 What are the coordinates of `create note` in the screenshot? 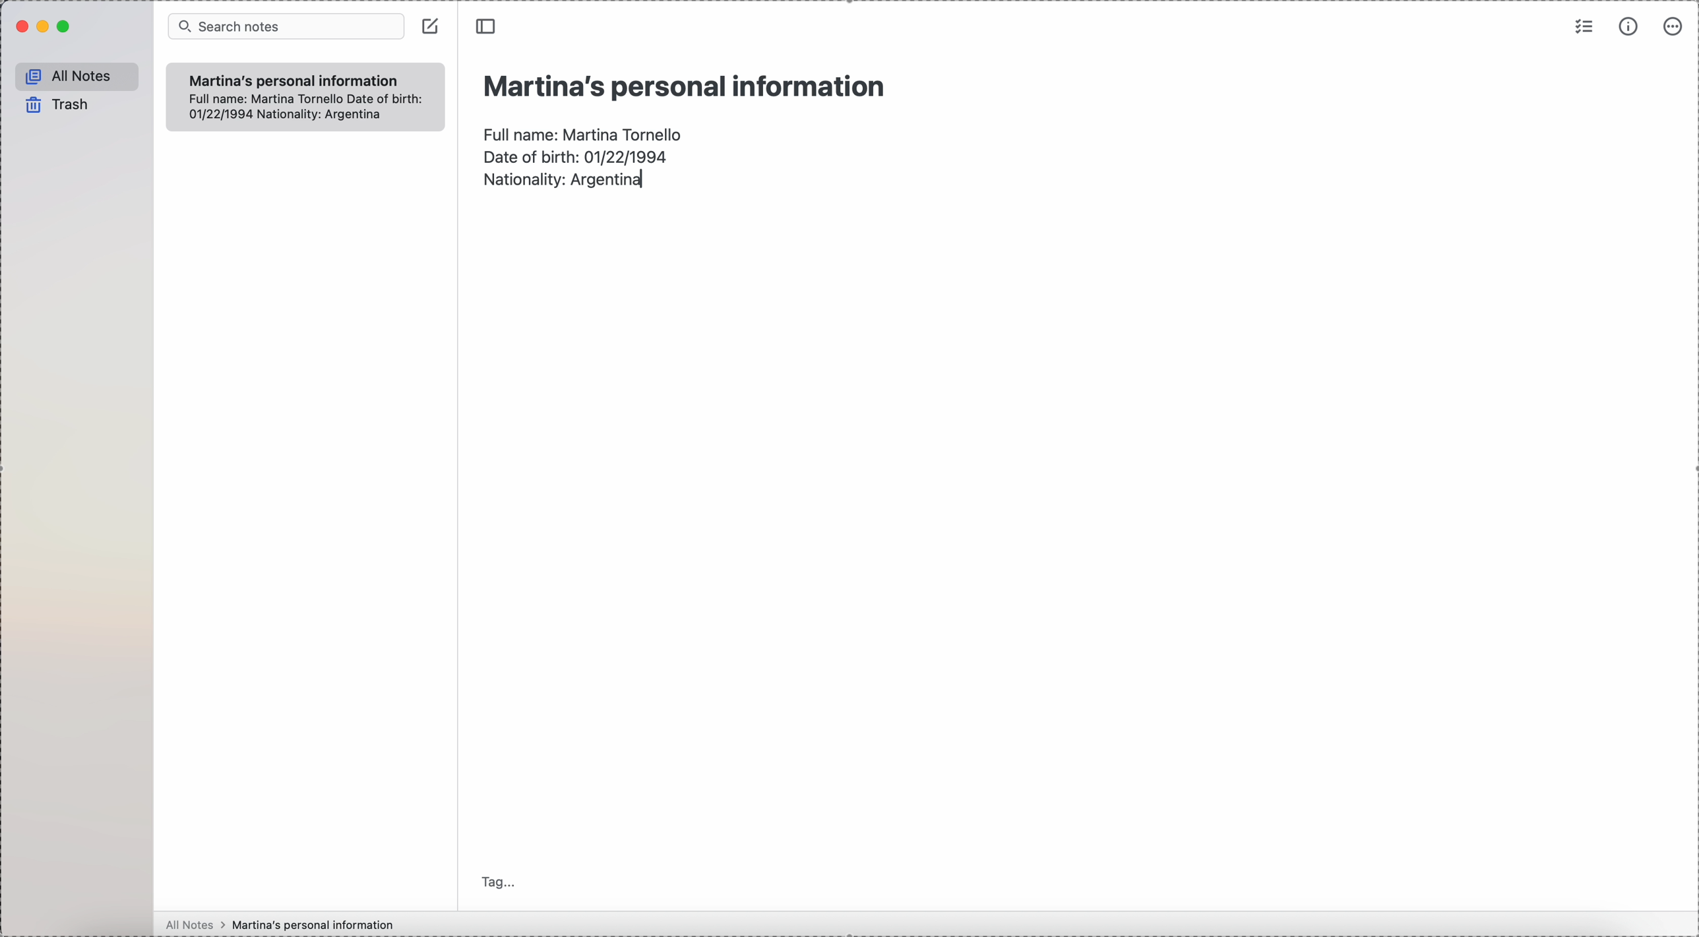 It's located at (432, 26).